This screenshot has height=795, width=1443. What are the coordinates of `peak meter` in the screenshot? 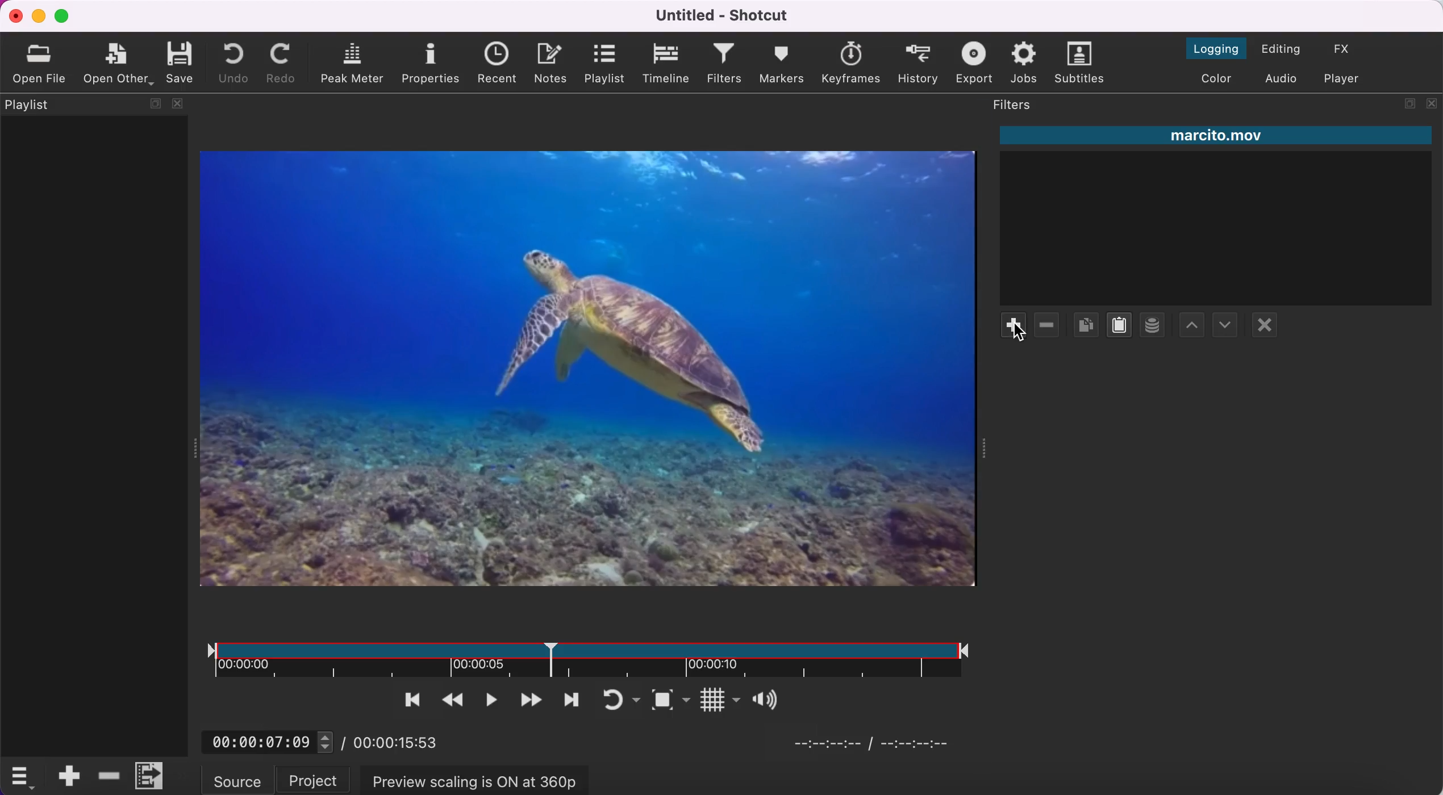 It's located at (350, 64).